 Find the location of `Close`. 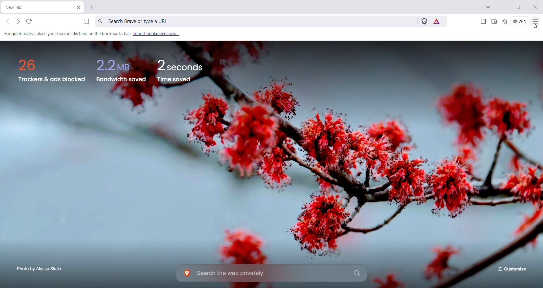

Close is located at coordinates (535, 8).